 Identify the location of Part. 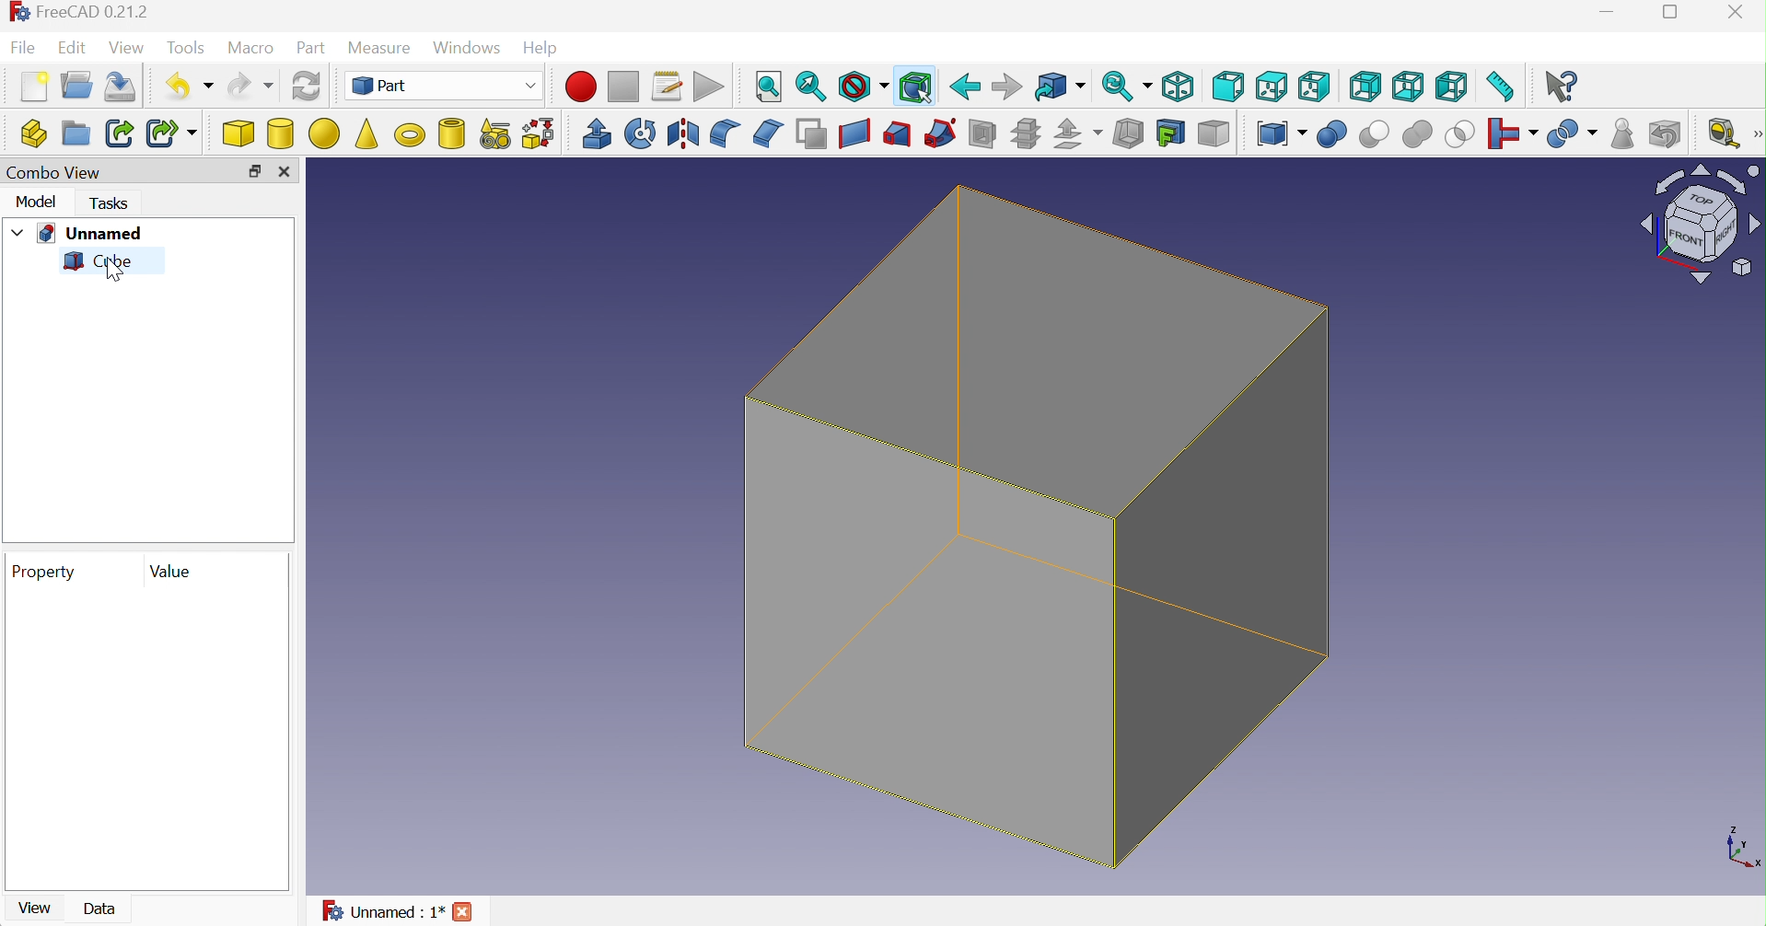
(445, 86).